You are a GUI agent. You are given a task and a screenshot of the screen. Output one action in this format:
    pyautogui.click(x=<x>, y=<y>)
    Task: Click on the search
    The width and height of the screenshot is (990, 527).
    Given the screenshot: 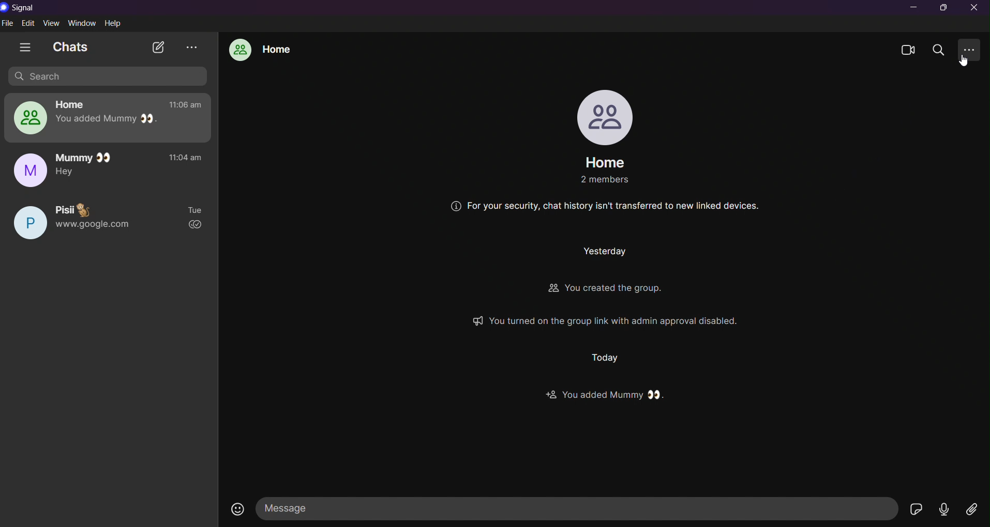 What is the action you would take?
    pyautogui.click(x=110, y=76)
    